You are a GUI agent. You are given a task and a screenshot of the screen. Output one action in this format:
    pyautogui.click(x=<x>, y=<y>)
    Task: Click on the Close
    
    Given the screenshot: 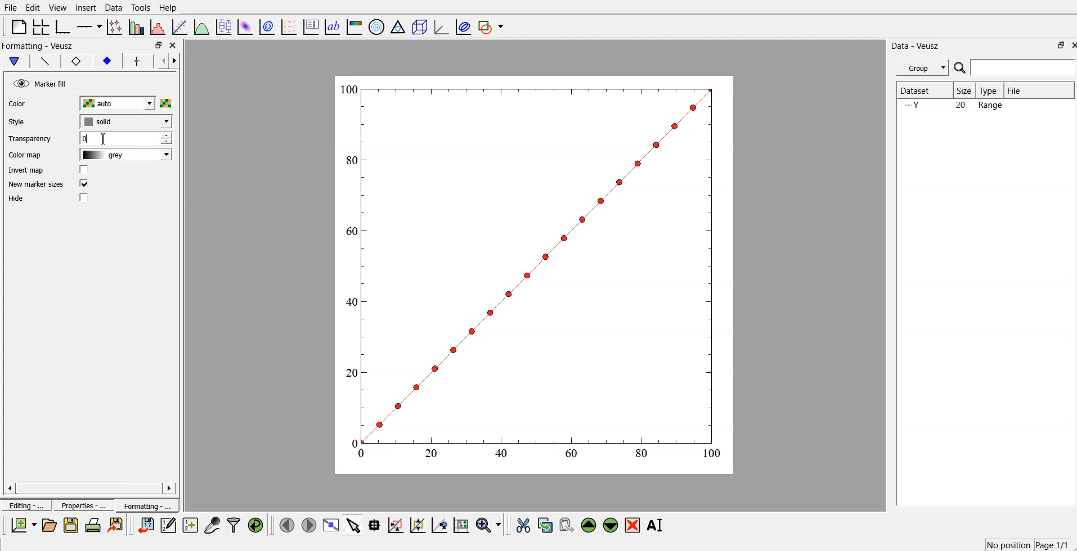 What is the action you would take?
    pyautogui.click(x=174, y=46)
    